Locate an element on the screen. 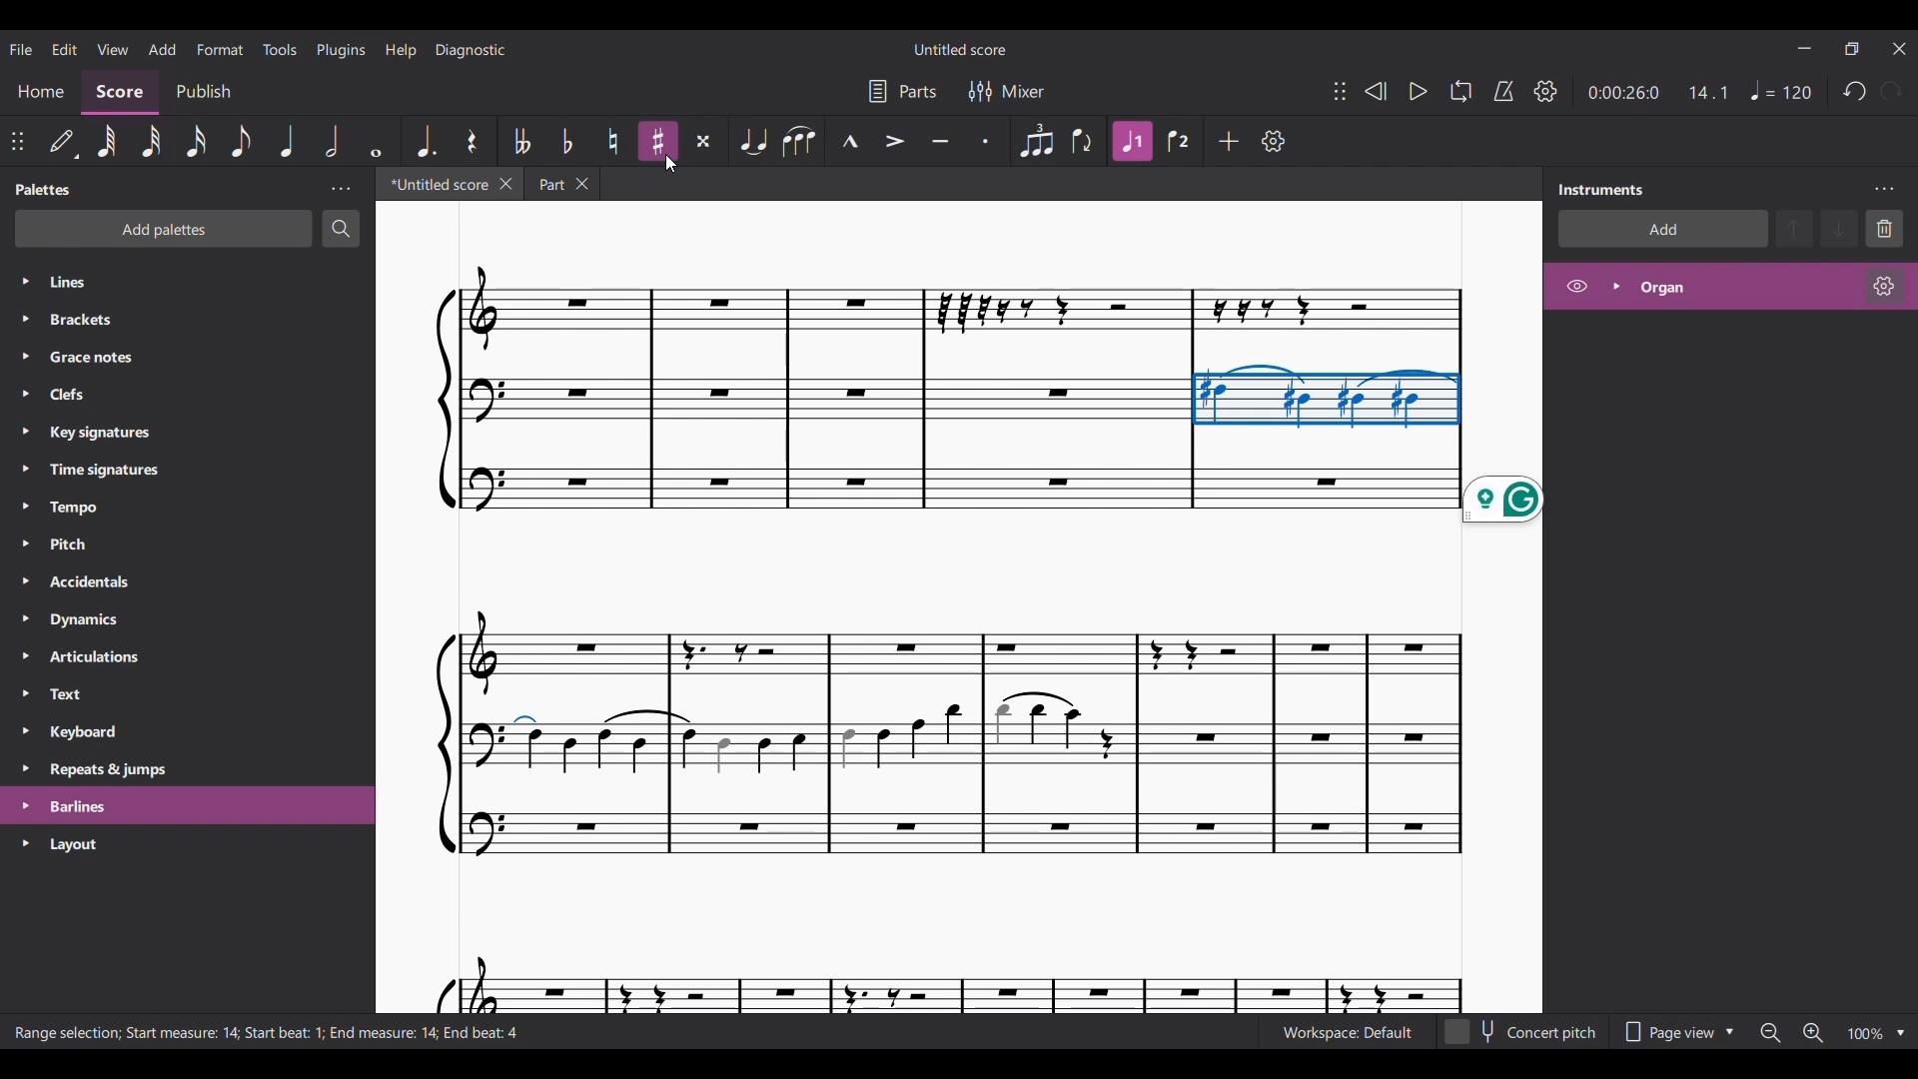 The height and width of the screenshot is (1079, 1918). Looping playback is located at coordinates (1461, 92).